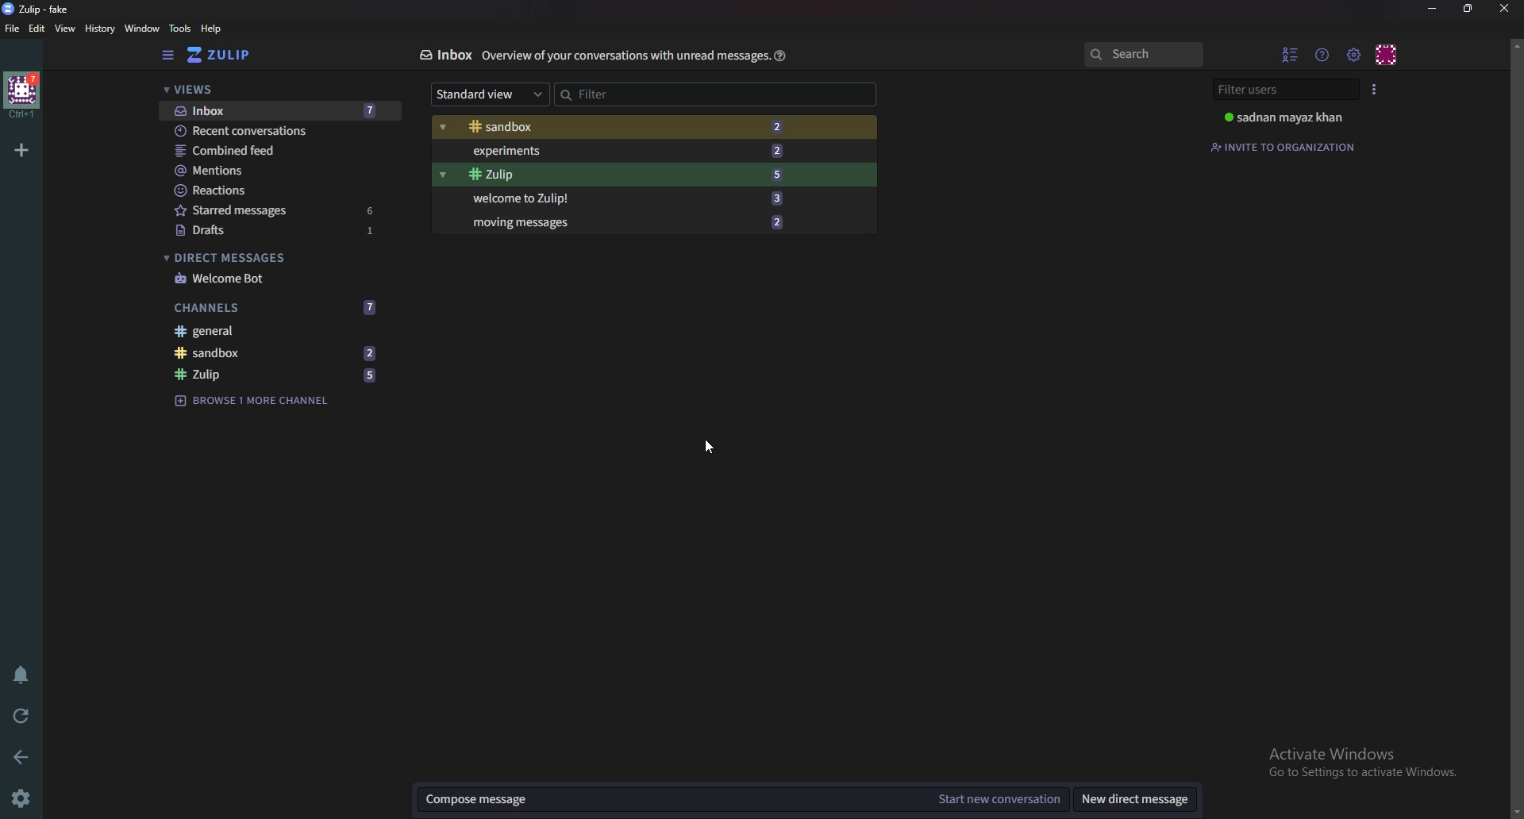 The height and width of the screenshot is (819, 1524). Describe the element at coordinates (624, 220) in the screenshot. I see `Moving messages 2` at that location.